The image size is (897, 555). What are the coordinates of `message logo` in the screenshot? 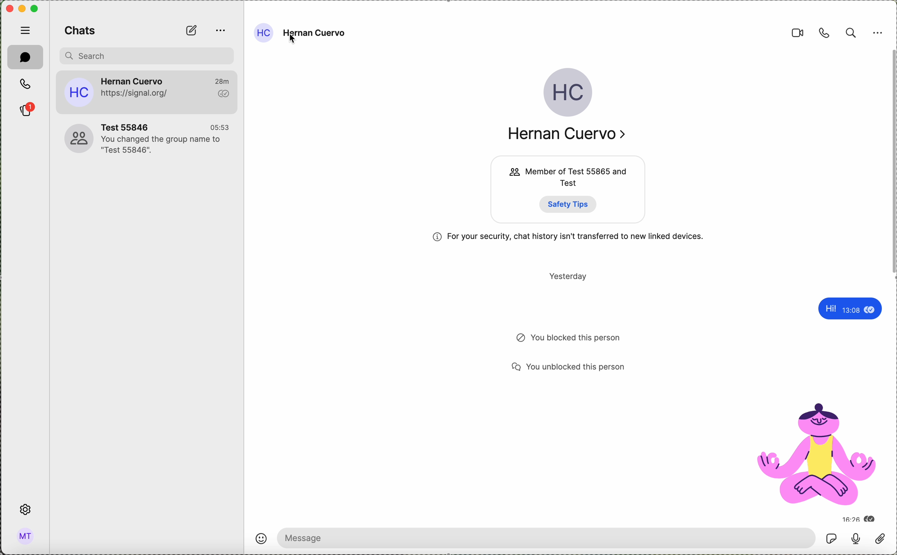 It's located at (514, 367).